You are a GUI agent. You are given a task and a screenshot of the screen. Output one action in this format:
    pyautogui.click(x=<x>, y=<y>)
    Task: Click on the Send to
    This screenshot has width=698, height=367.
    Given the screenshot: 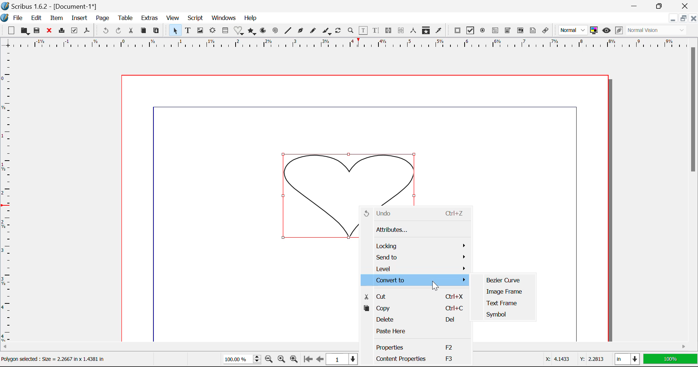 What is the action you would take?
    pyautogui.click(x=417, y=258)
    